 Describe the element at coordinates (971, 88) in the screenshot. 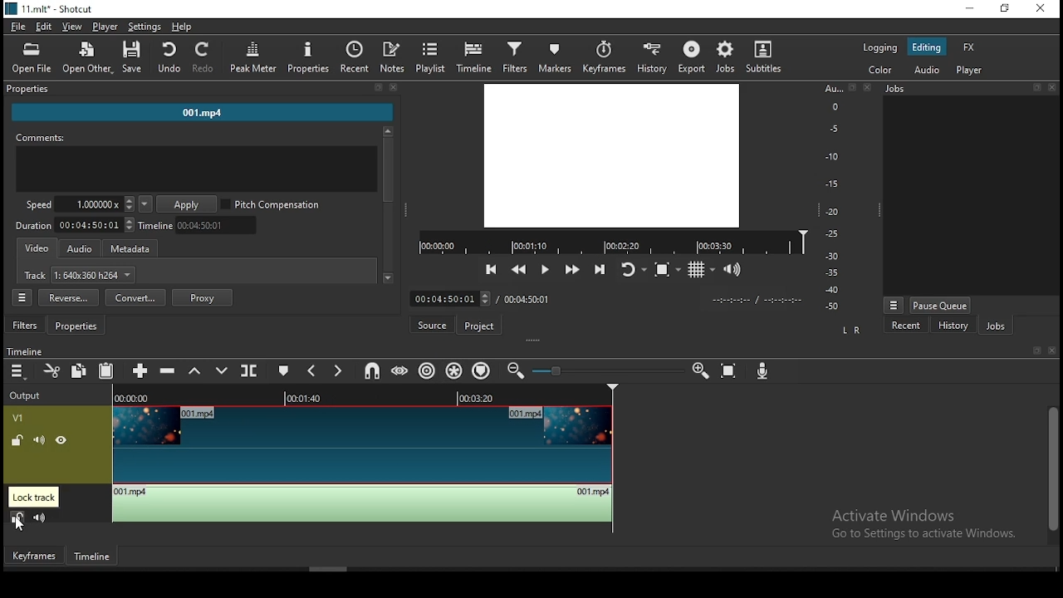

I see `jobs` at that location.